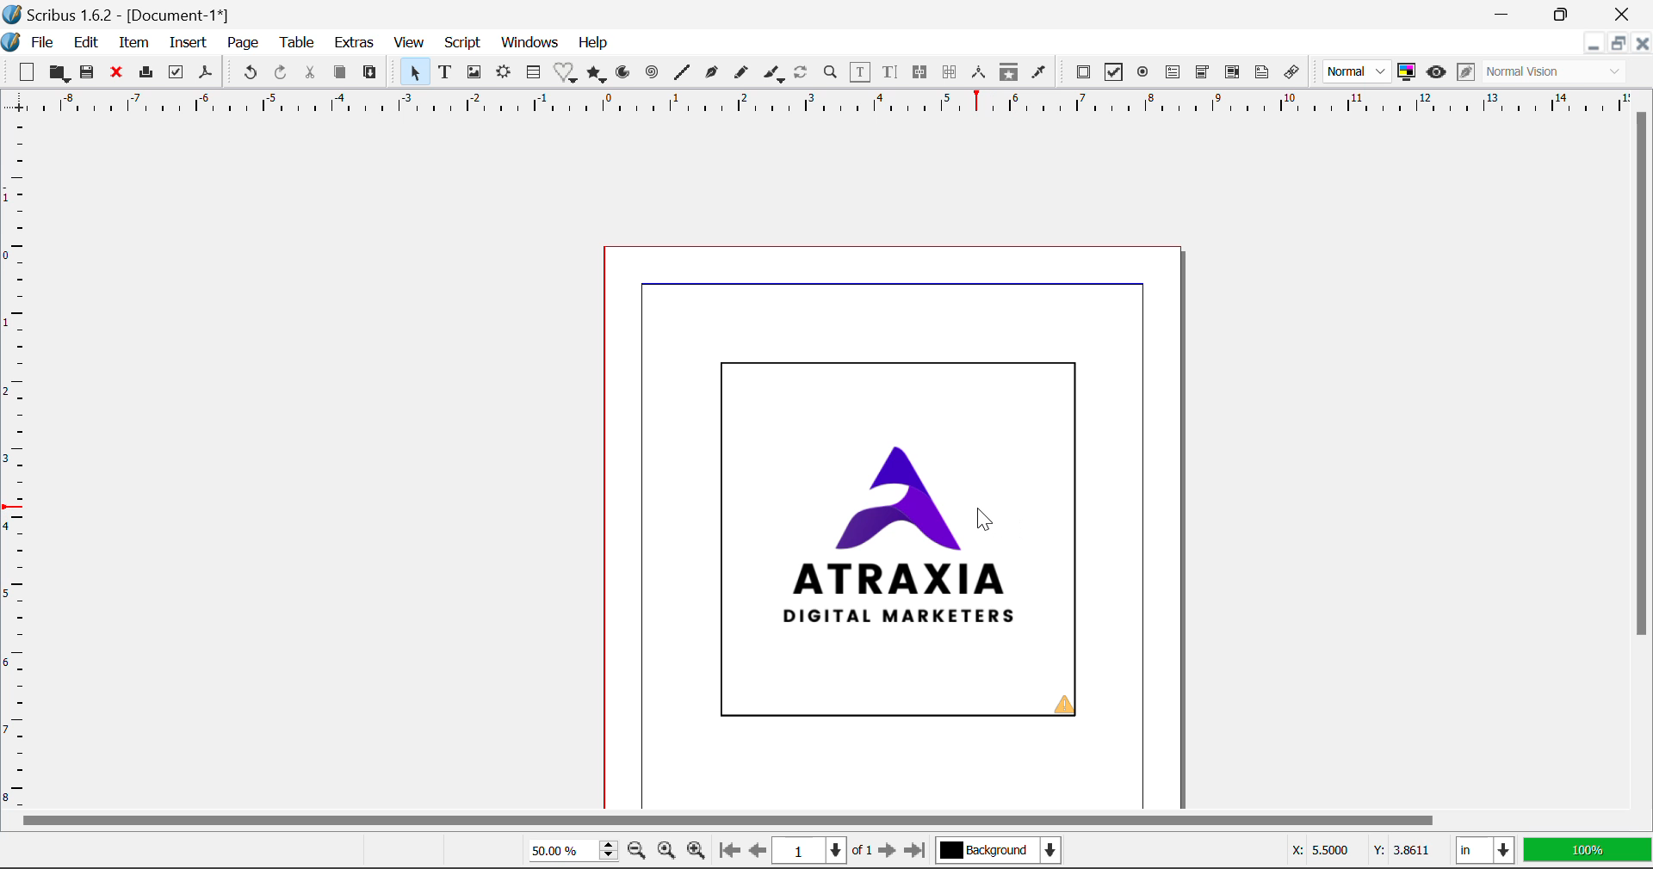  I want to click on Pdf Text Field, so click(1174, 75).